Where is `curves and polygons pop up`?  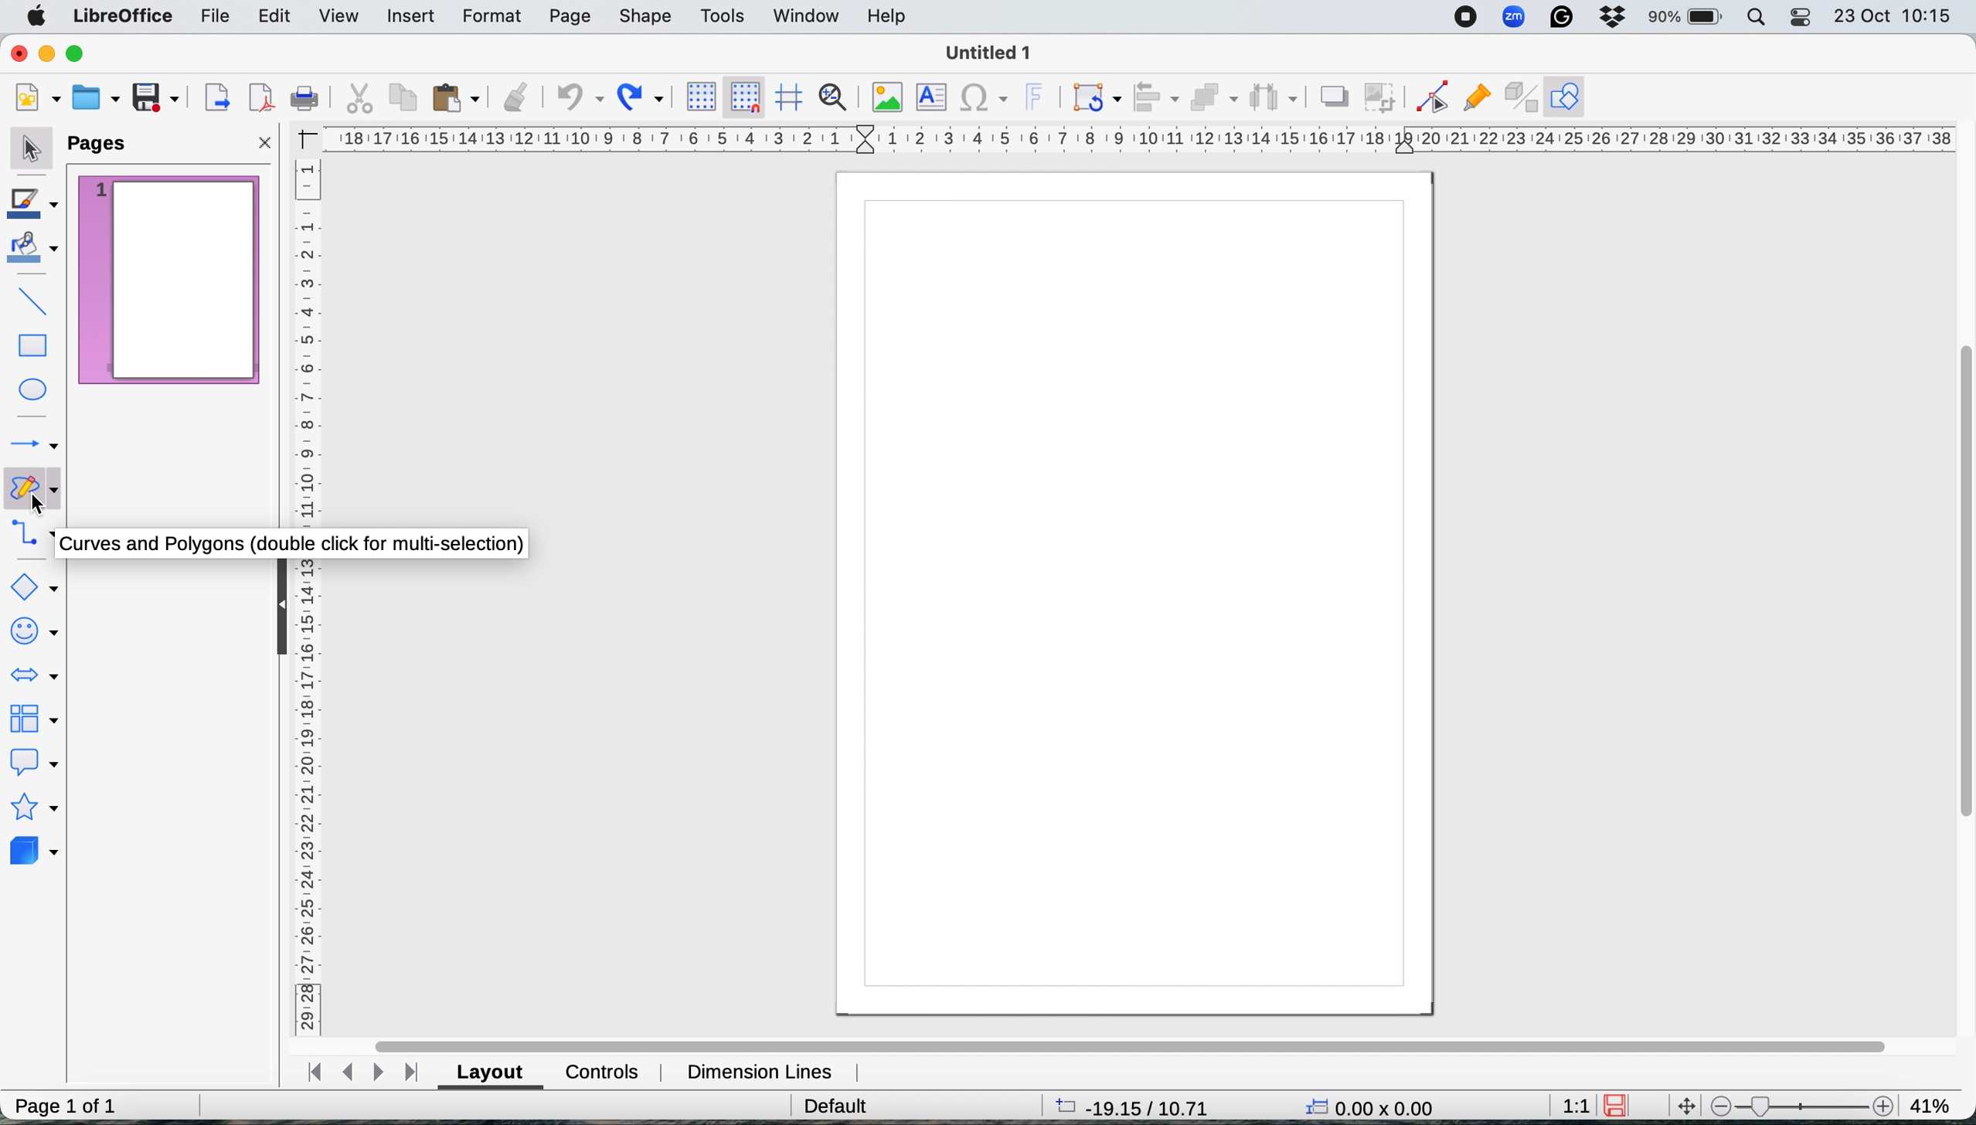
curves and polygons pop up is located at coordinates (292, 544).